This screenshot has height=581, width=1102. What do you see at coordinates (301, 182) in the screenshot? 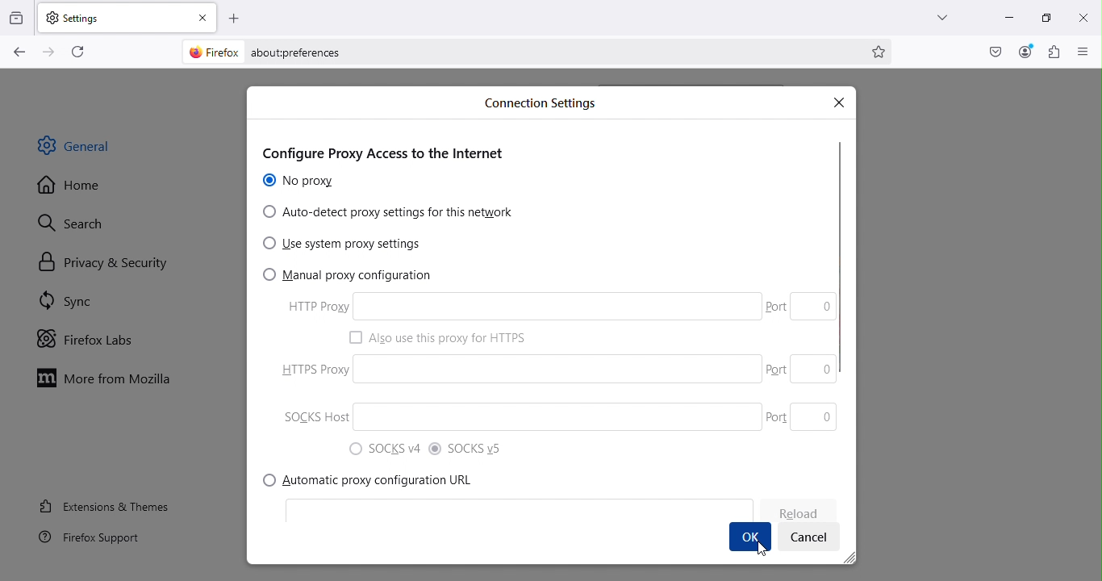
I see `No proxy` at bounding box center [301, 182].